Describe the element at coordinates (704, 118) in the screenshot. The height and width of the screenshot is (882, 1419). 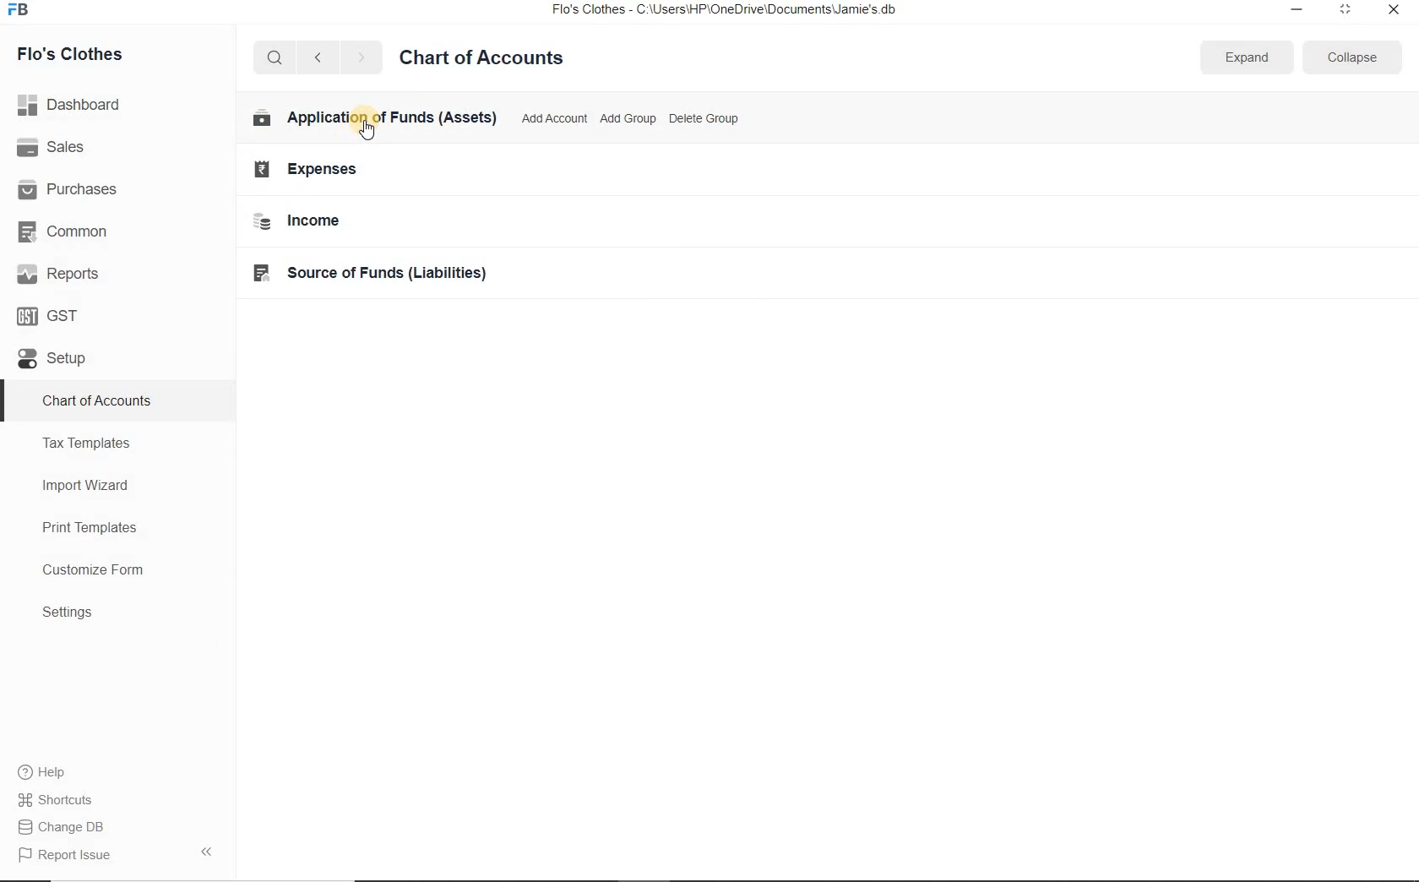
I see `Delete Group` at that location.